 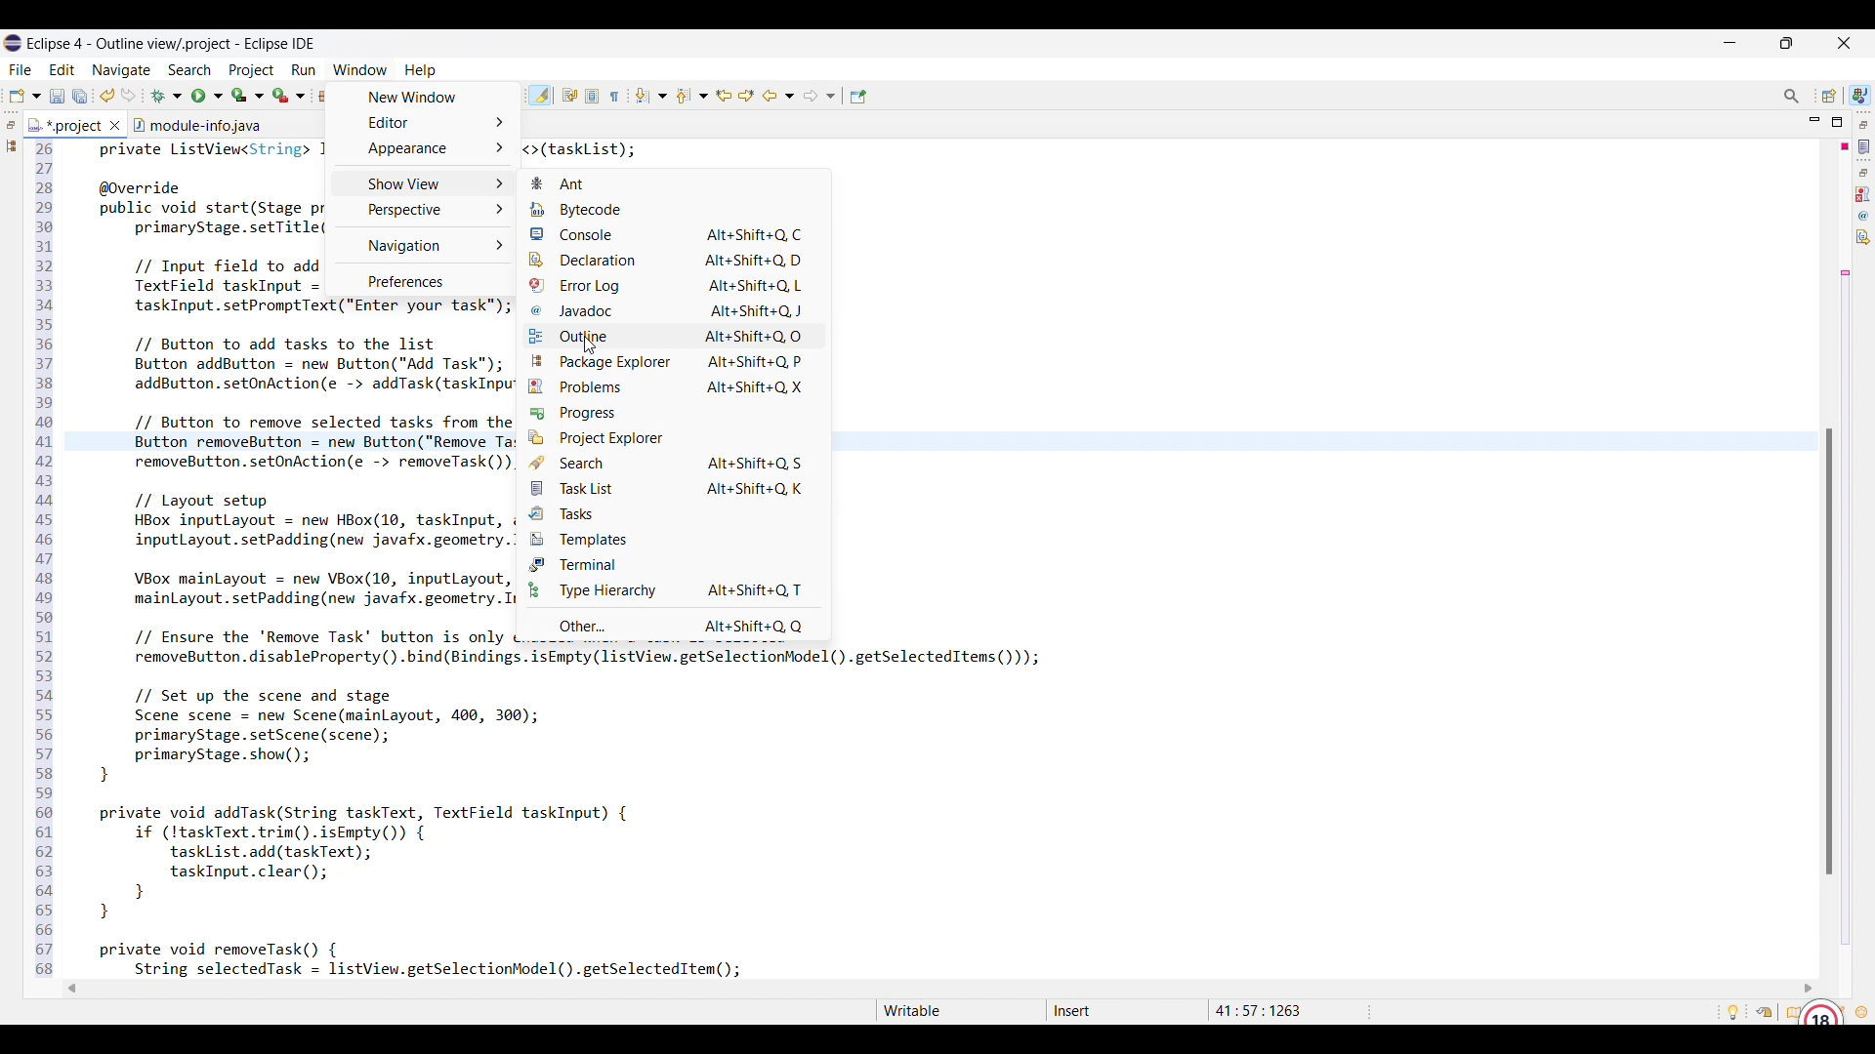 What do you see at coordinates (672, 311) in the screenshot?
I see `Javadoc` at bounding box center [672, 311].